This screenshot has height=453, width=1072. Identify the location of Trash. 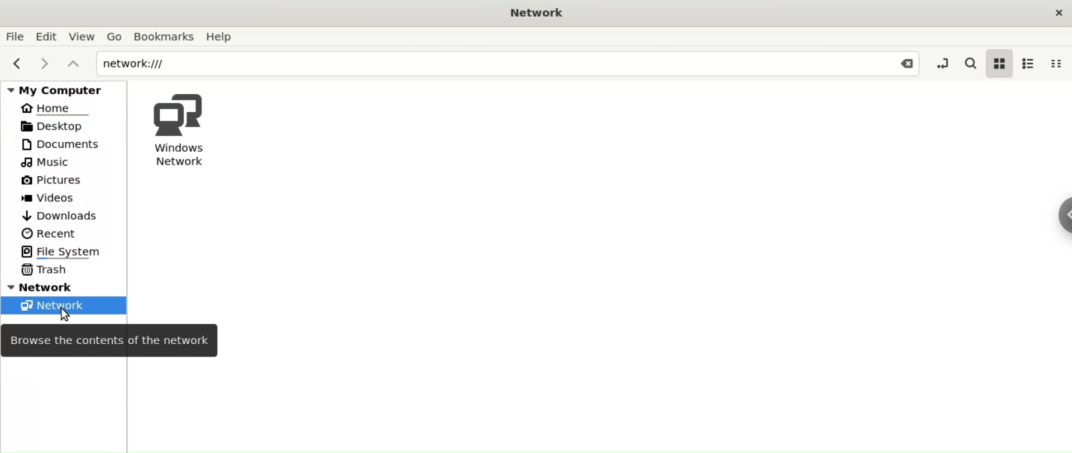
(47, 268).